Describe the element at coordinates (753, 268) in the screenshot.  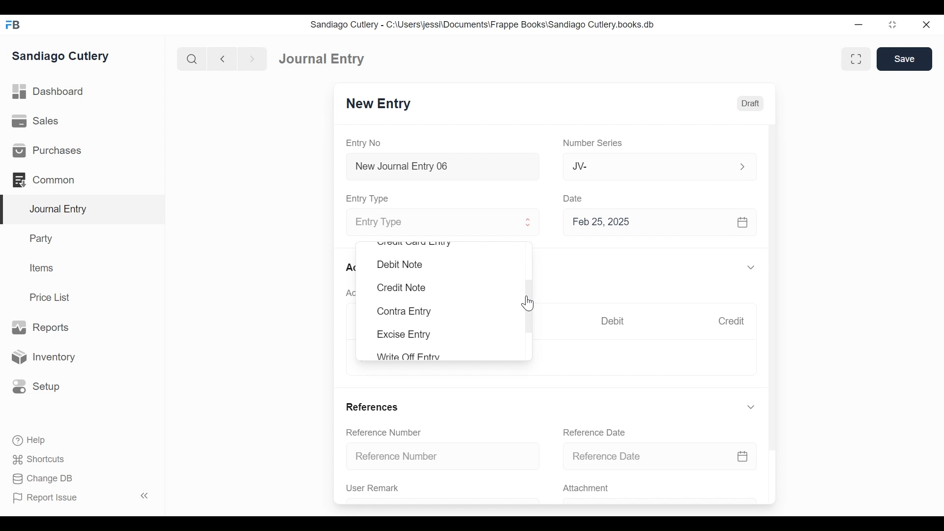
I see `Expand` at that location.